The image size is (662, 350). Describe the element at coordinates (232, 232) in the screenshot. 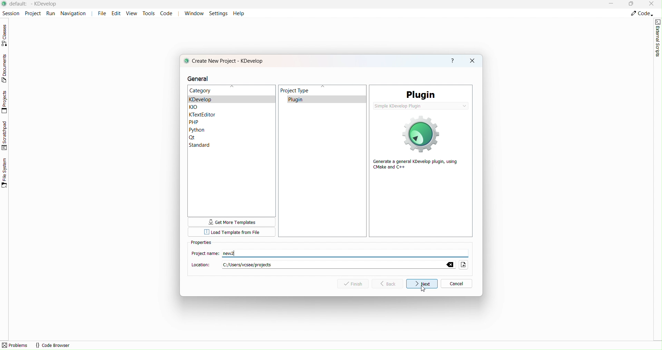

I see `Template from file` at that location.